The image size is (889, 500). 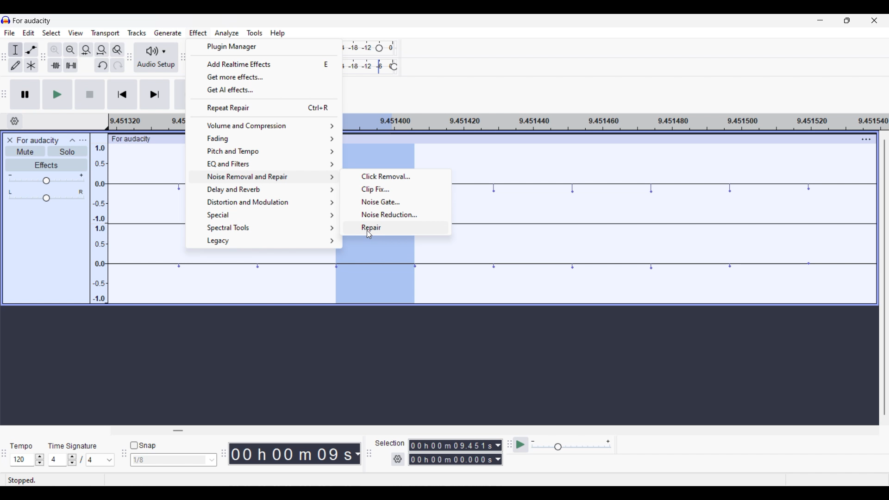 What do you see at coordinates (263, 164) in the screenshot?
I see `EQ and filter options` at bounding box center [263, 164].